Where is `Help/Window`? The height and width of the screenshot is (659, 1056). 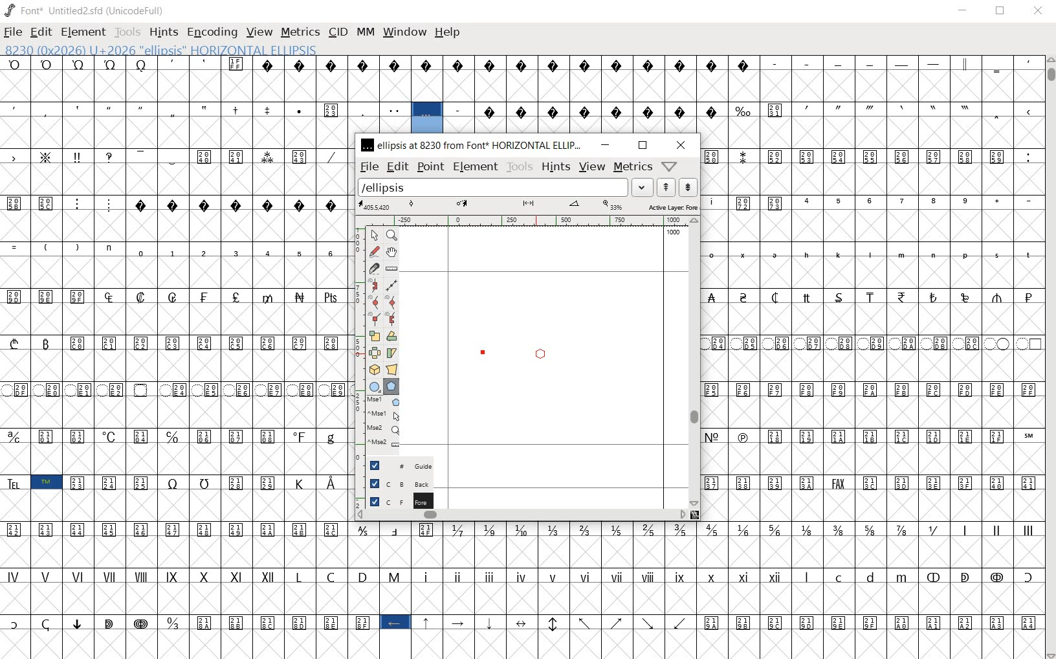 Help/Window is located at coordinates (668, 166).